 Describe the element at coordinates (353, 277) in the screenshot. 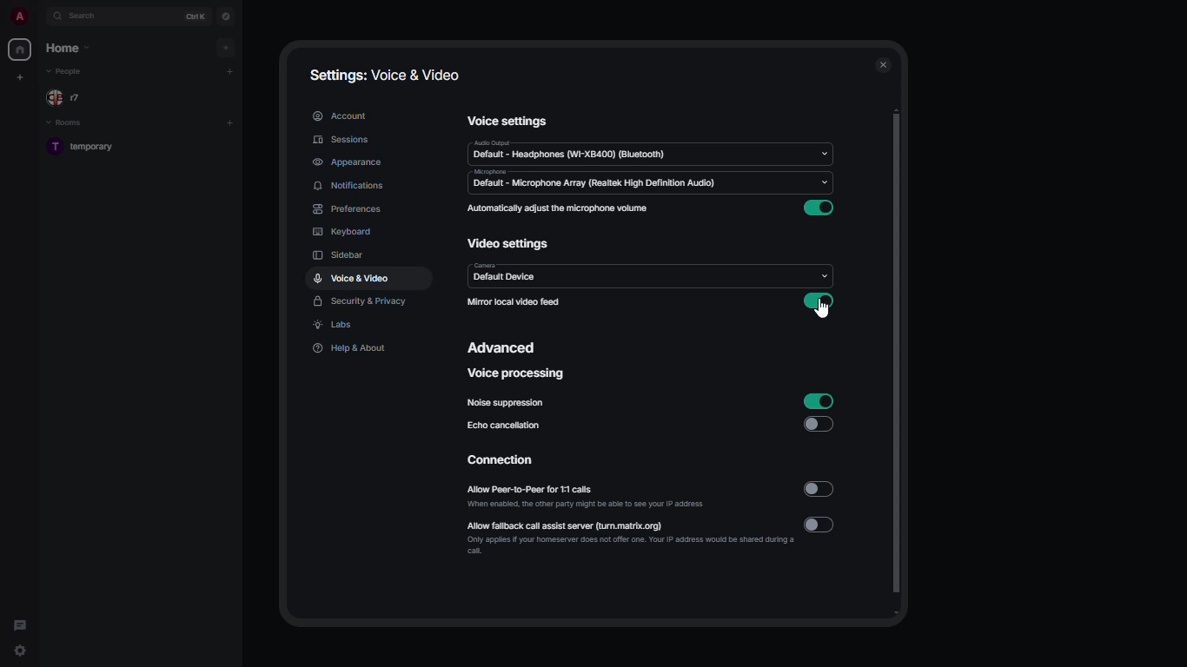

I see `voice & video` at that location.